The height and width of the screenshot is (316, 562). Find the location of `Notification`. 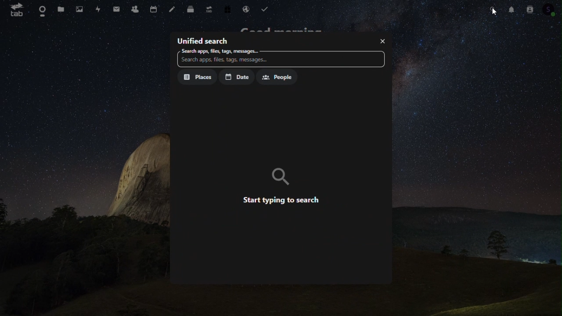

Notification is located at coordinates (513, 10).